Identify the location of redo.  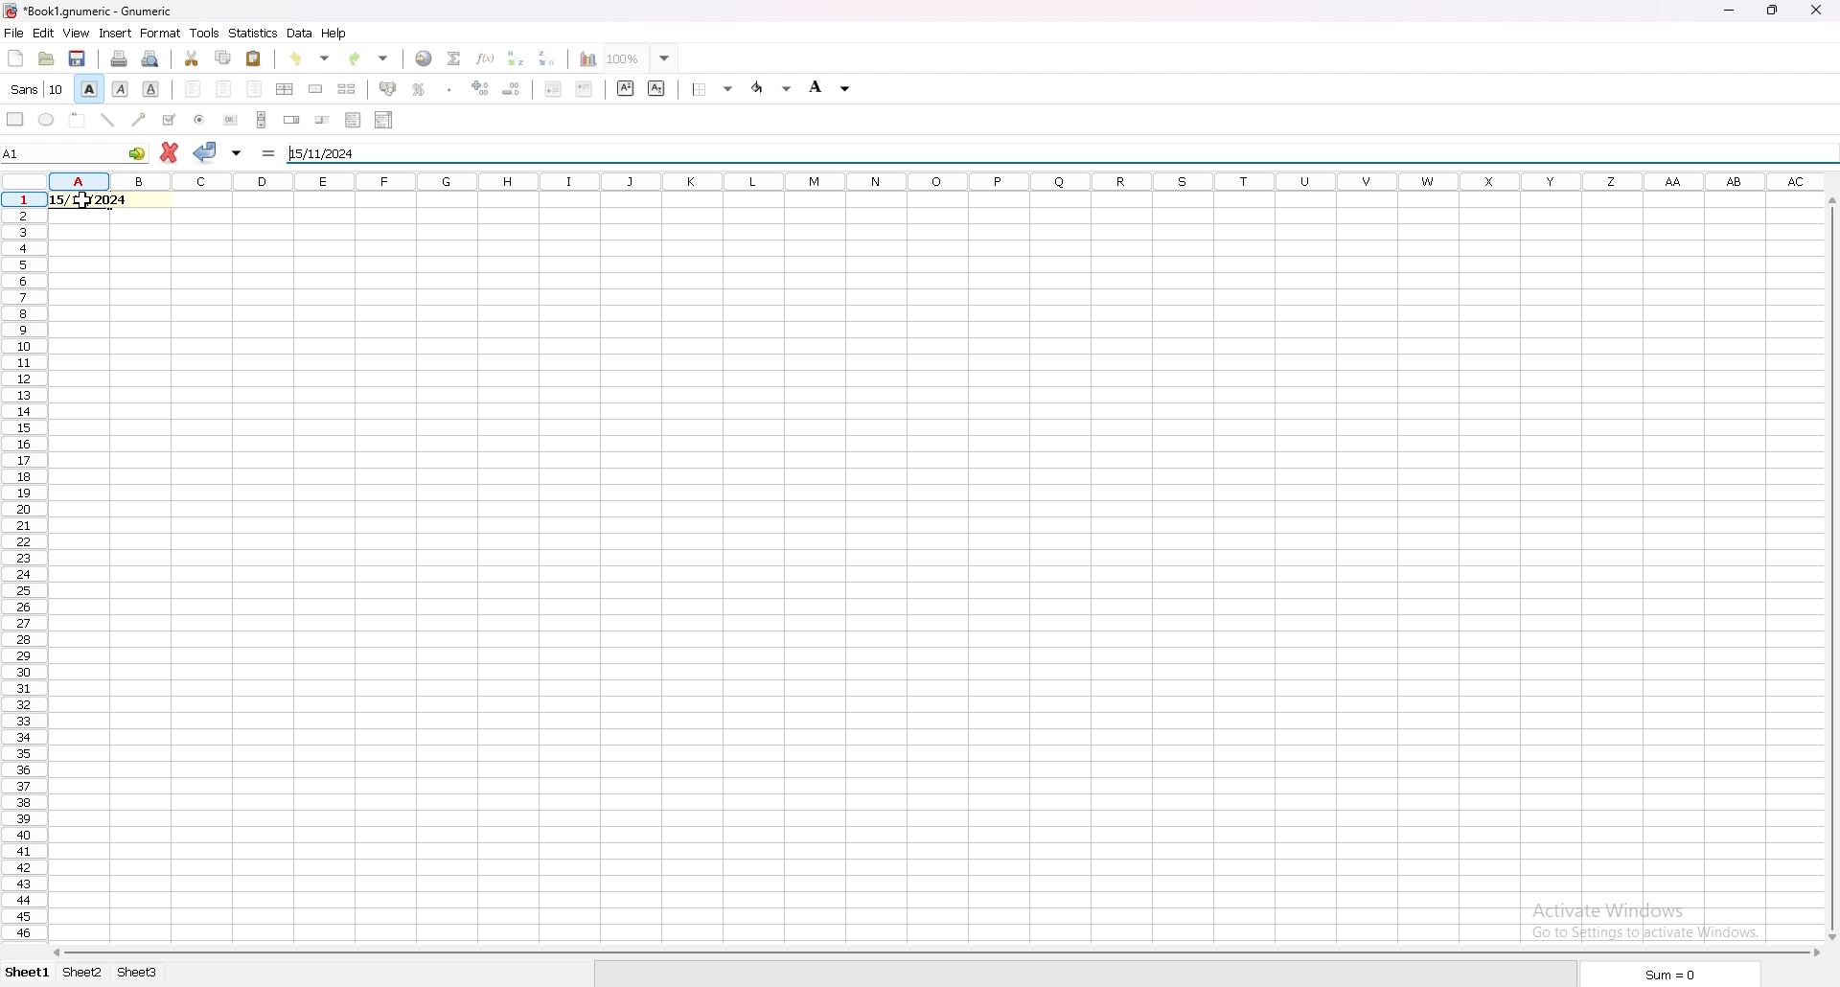
(366, 58).